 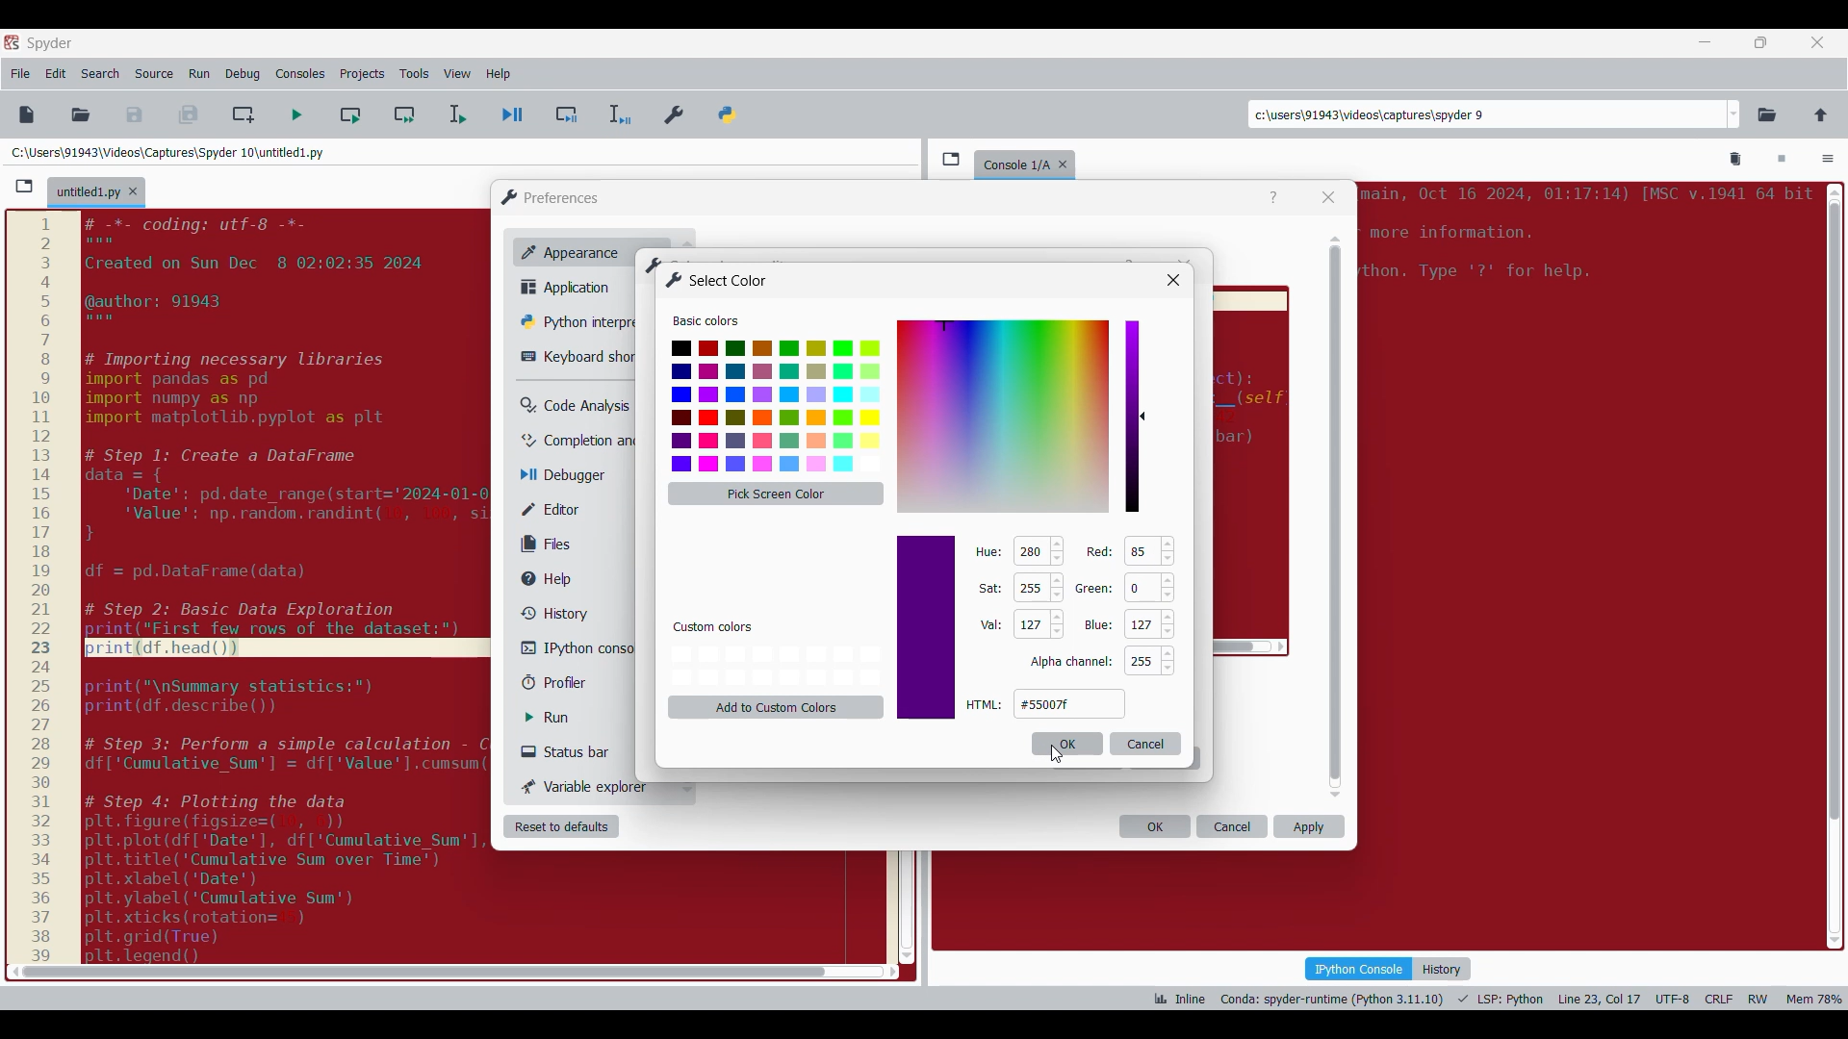 I want to click on Delete inputs made, so click(x=1146, y=744).